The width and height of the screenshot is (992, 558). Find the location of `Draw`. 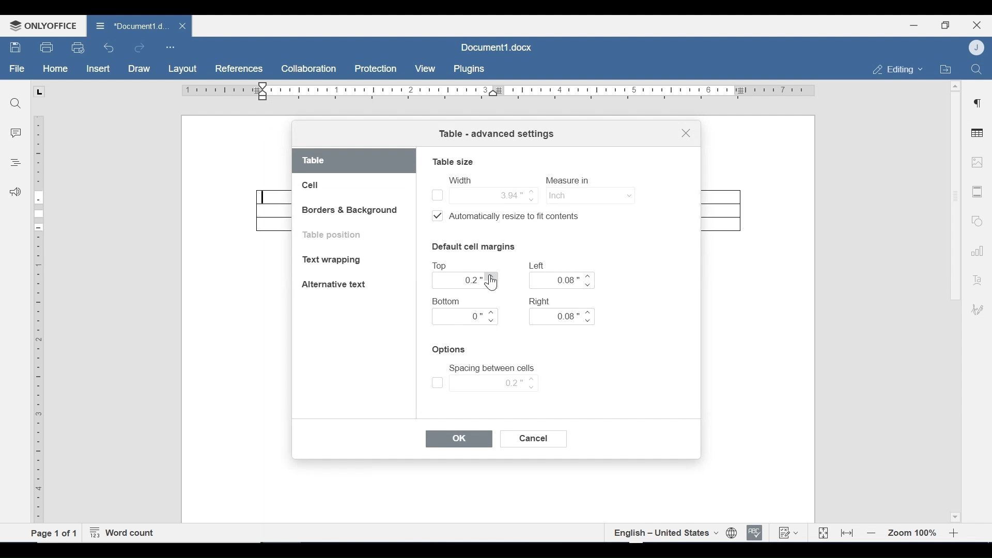

Draw is located at coordinates (139, 69).